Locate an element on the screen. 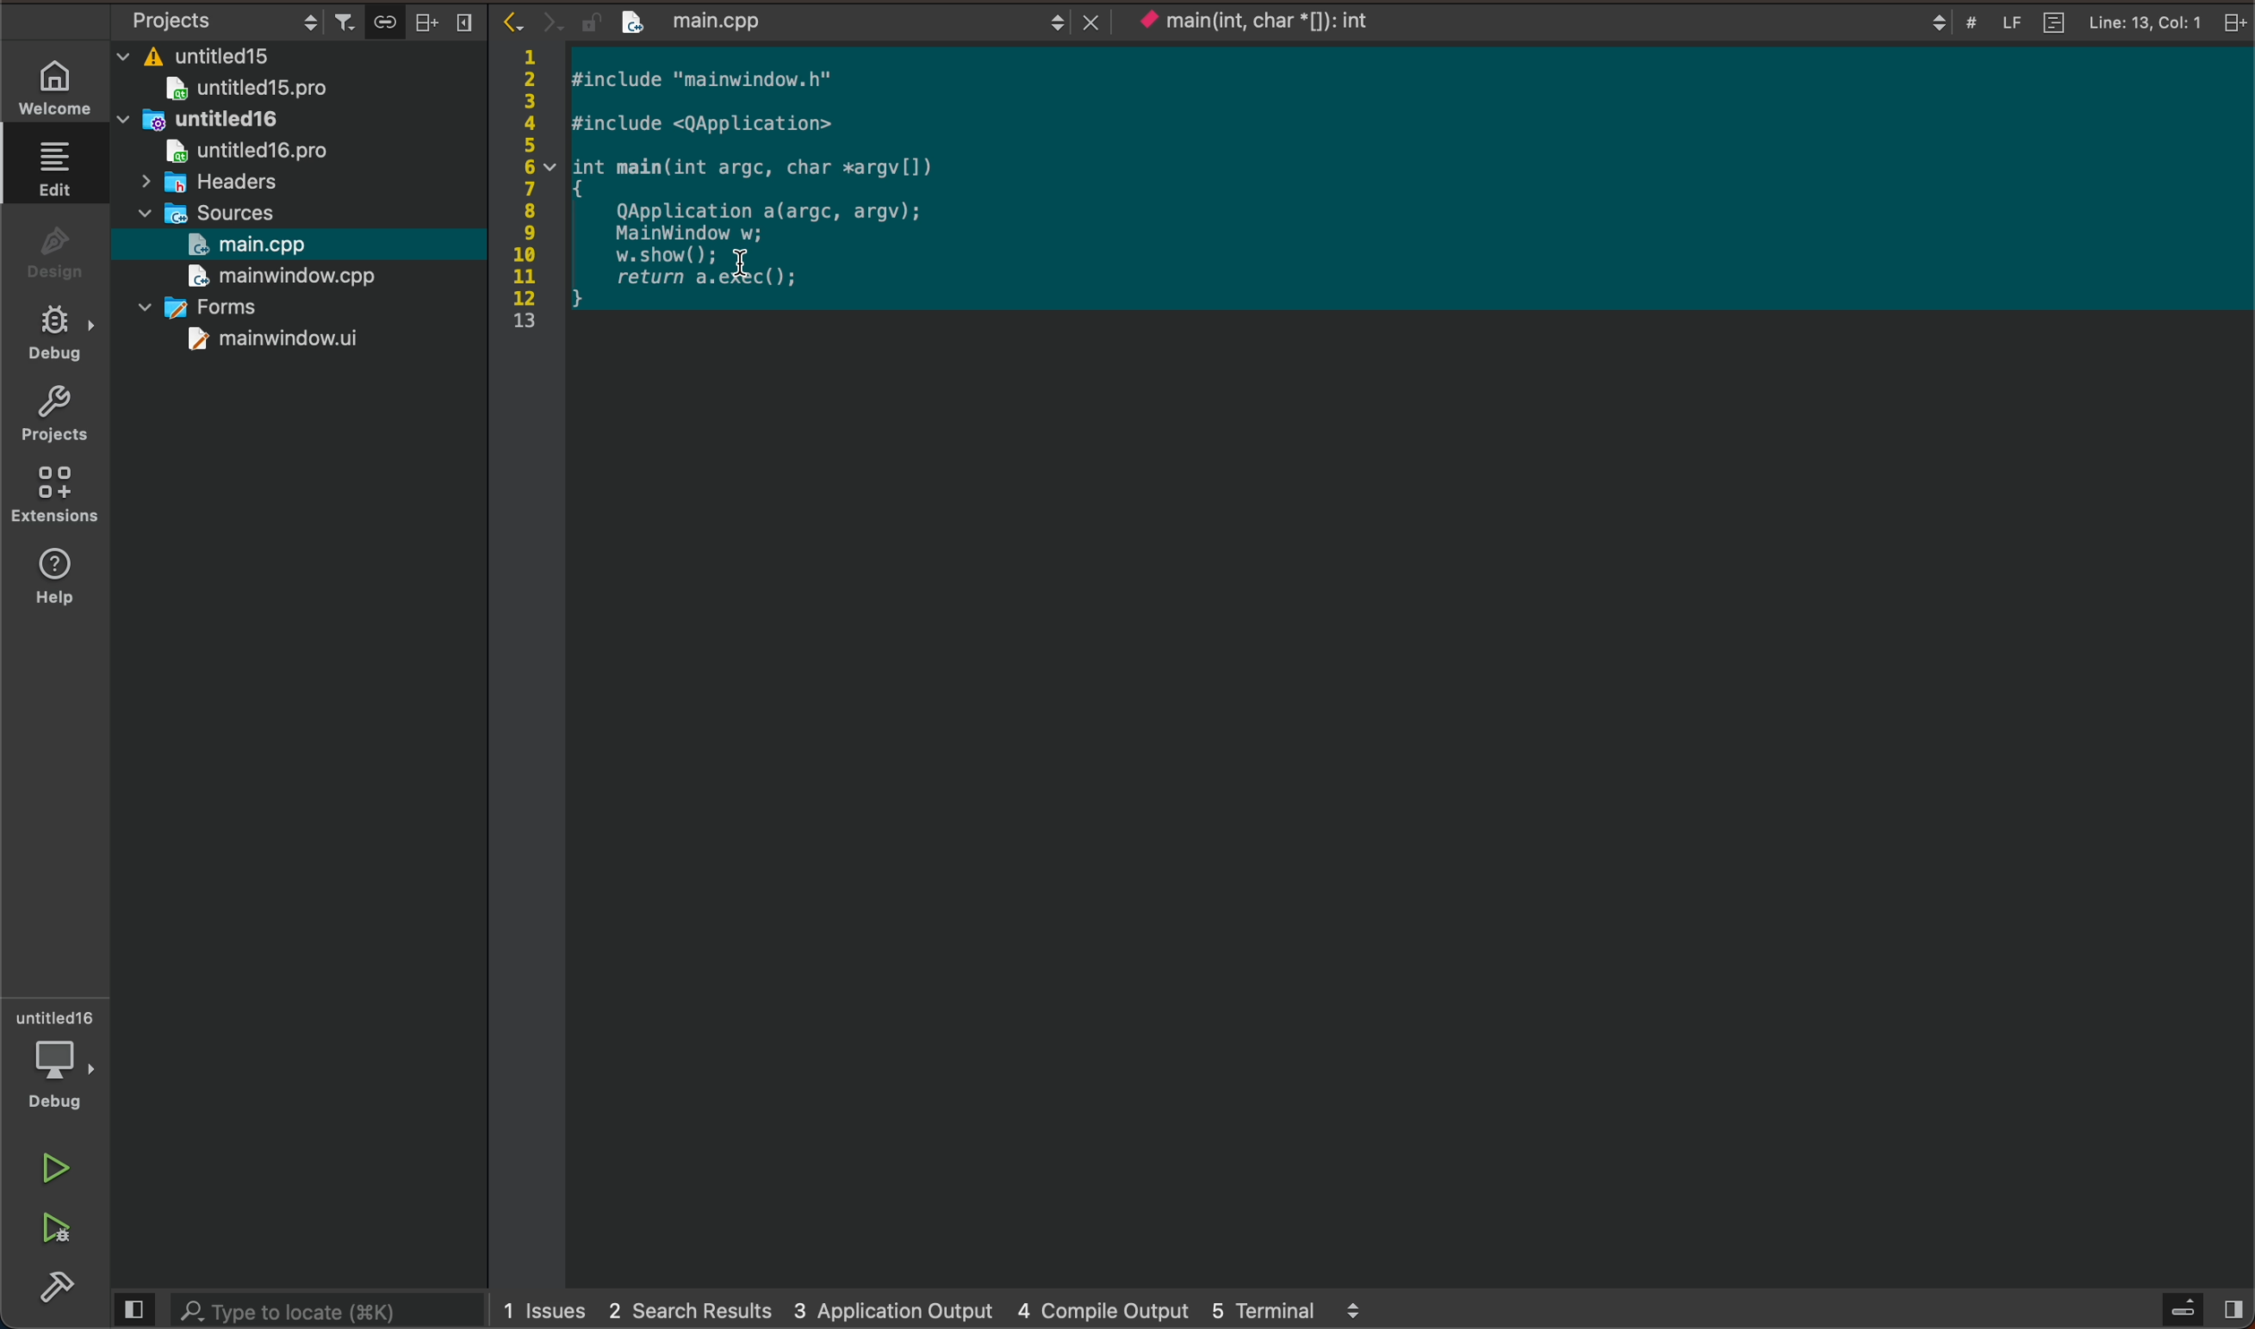 This screenshot has width=2255, height=1329. select project is located at coordinates (218, 22).